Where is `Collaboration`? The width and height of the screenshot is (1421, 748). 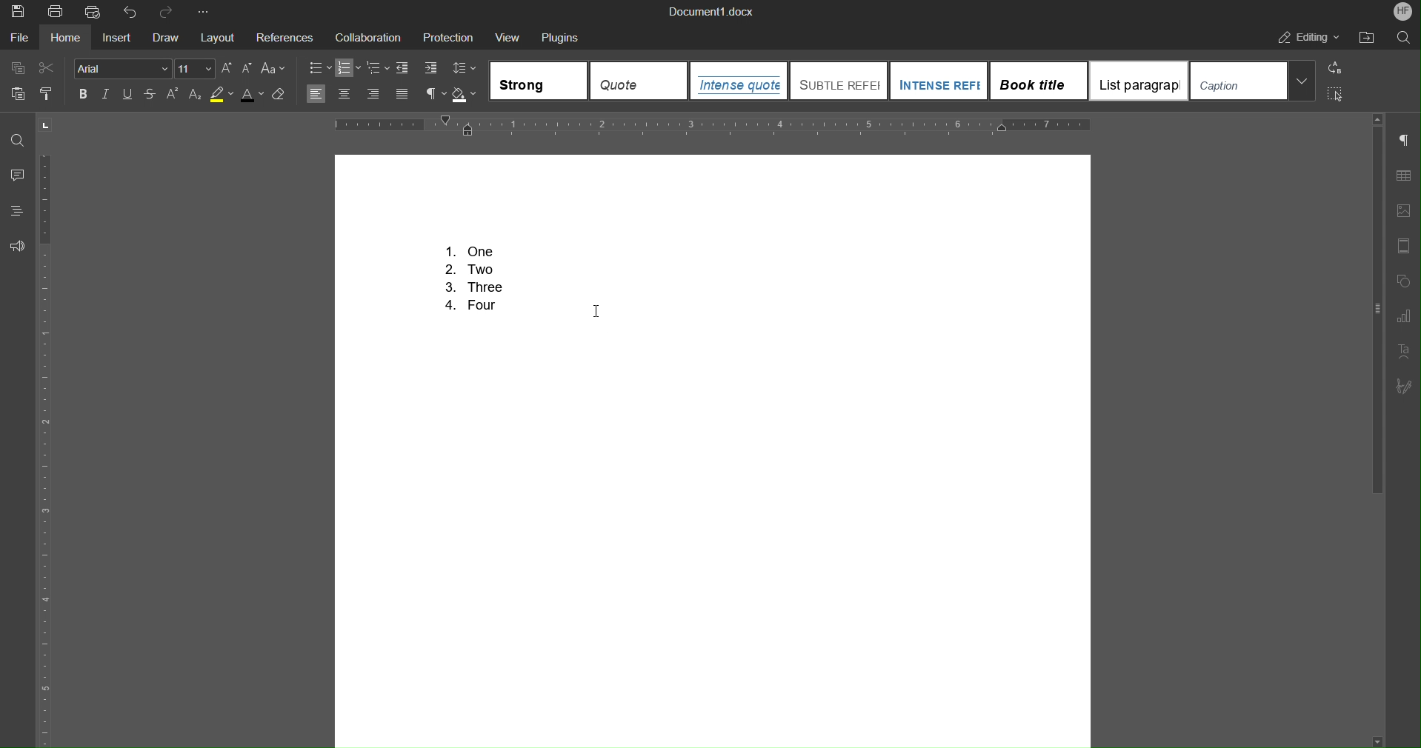 Collaboration is located at coordinates (365, 36).